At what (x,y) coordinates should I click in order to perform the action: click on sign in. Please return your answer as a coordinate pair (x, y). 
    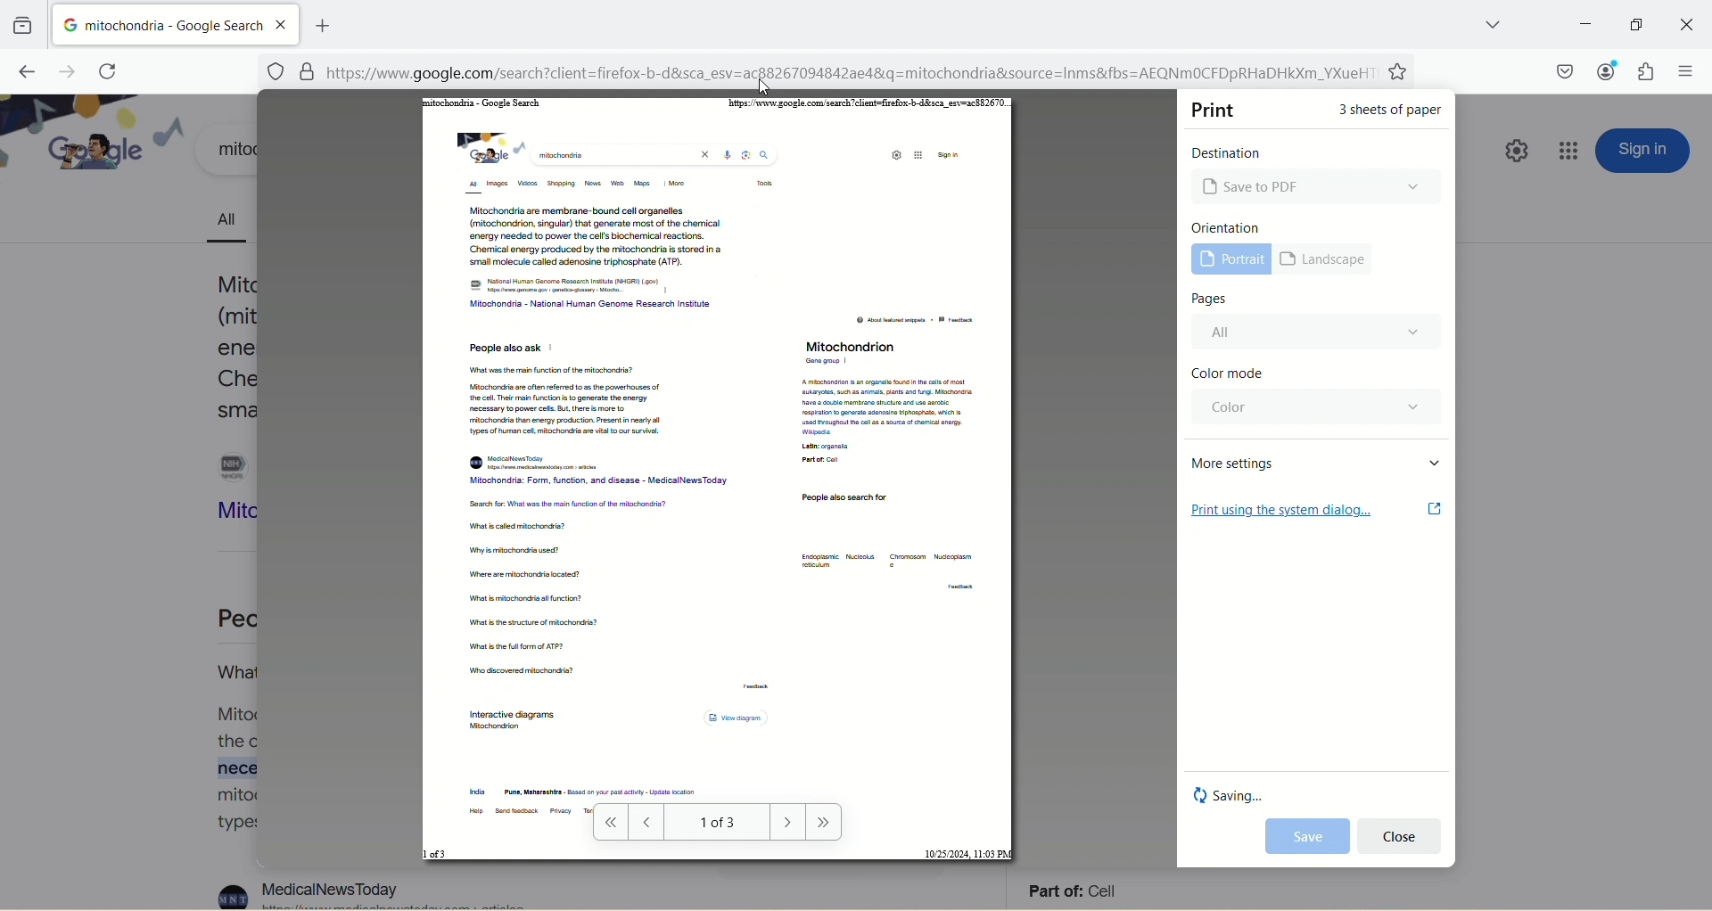
    Looking at the image, I should click on (1644, 151).